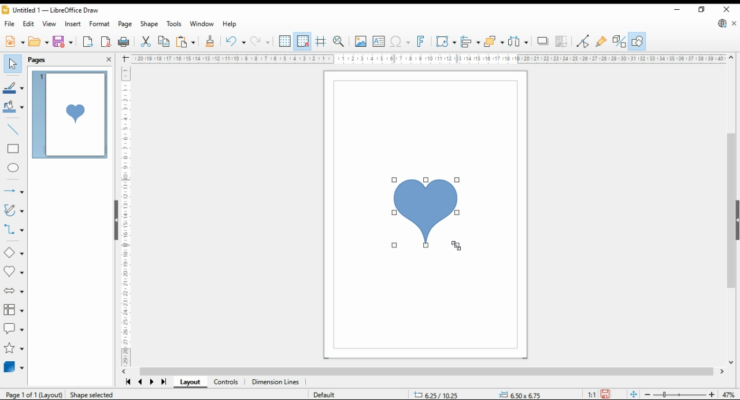 This screenshot has height=400, width=740. Describe the element at coordinates (732, 208) in the screenshot. I see `scroll bar` at that location.